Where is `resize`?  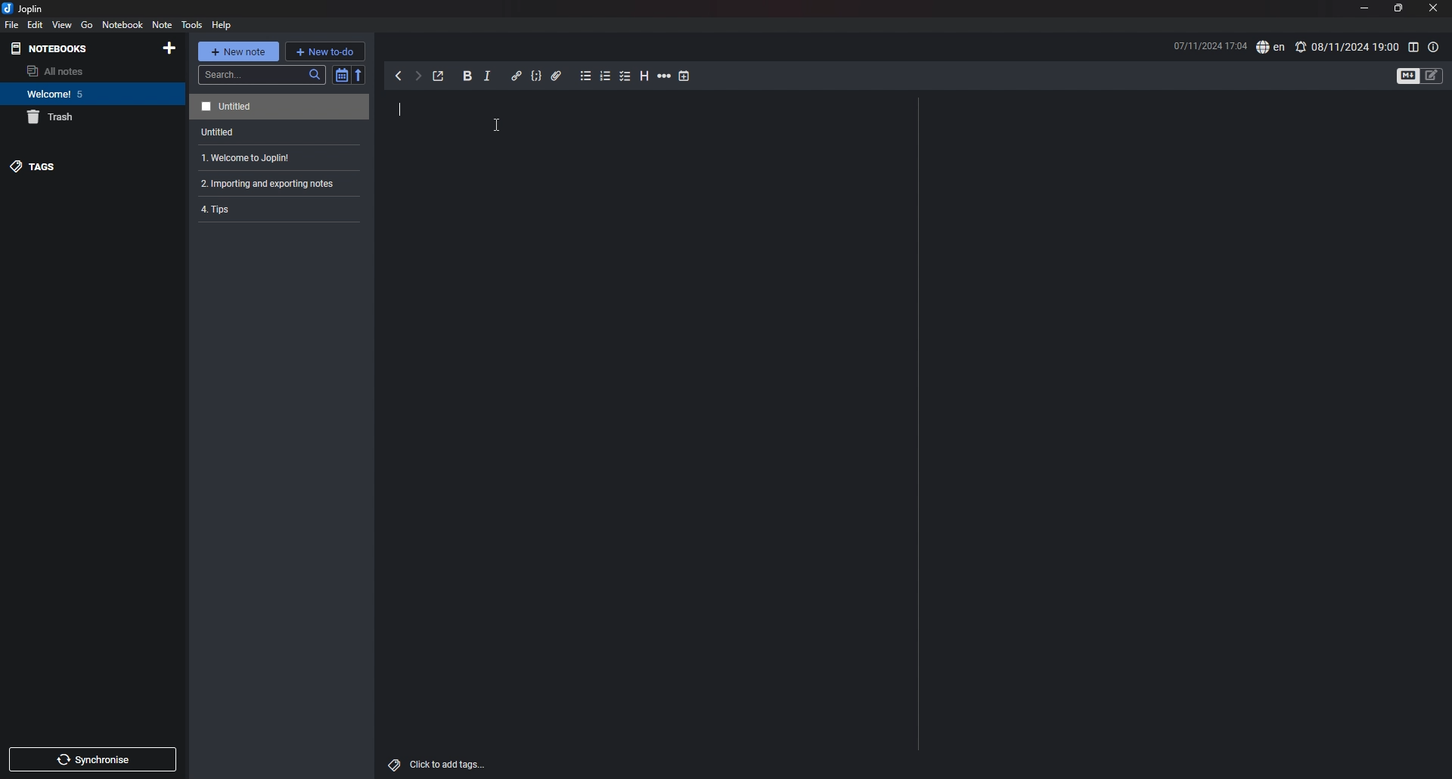 resize is located at coordinates (1399, 8).